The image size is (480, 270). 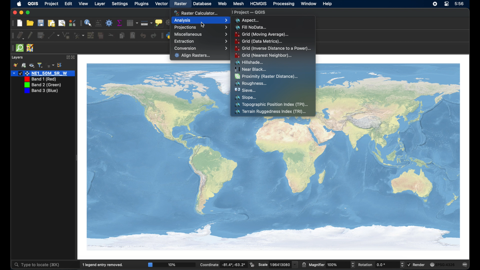 What do you see at coordinates (159, 23) in the screenshot?
I see `show map tips` at bounding box center [159, 23].